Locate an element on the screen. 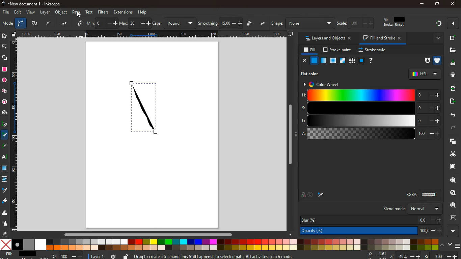 The image size is (461, 259). more is located at coordinates (454, 23).